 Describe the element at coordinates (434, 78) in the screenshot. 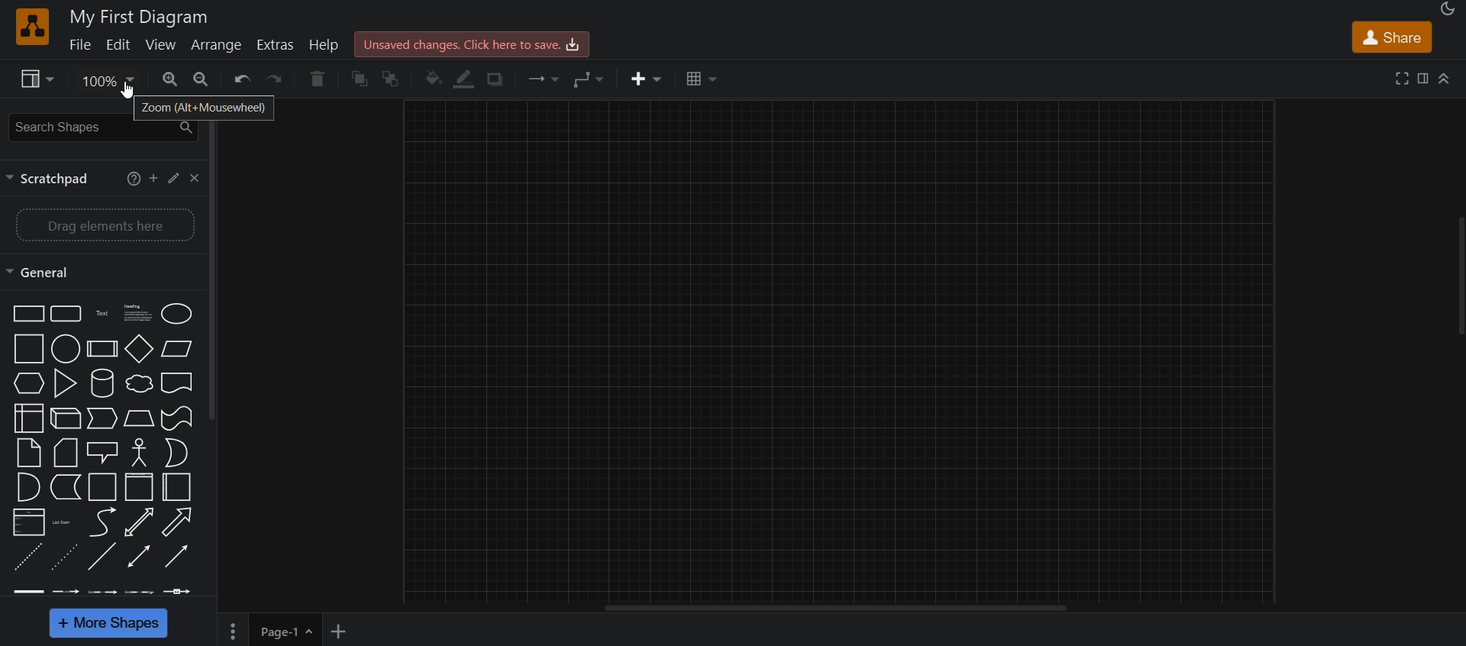

I see `fill color` at that location.